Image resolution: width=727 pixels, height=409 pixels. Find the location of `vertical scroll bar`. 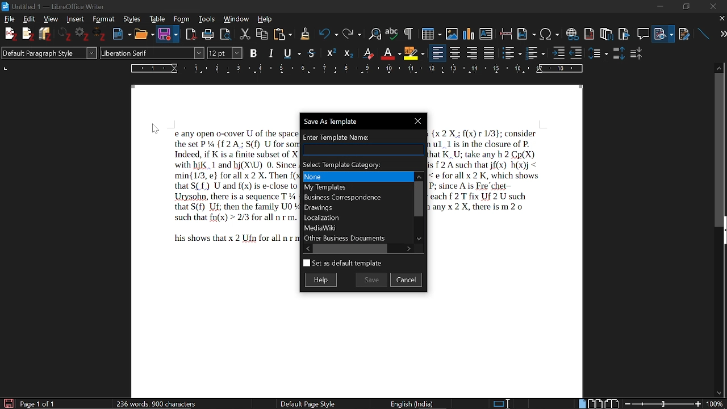

vertical scroll bar is located at coordinates (720, 149).